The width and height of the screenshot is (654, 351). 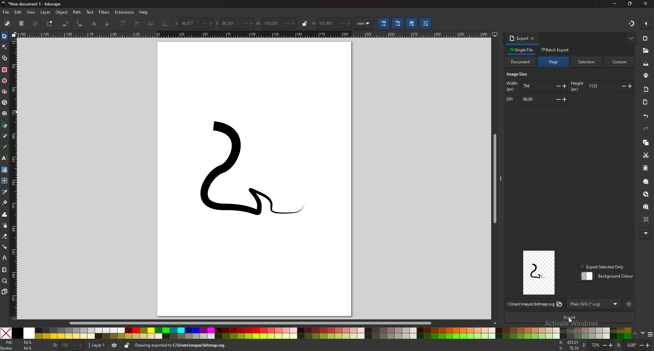 What do you see at coordinates (5, 158) in the screenshot?
I see `text` at bounding box center [5, 158].